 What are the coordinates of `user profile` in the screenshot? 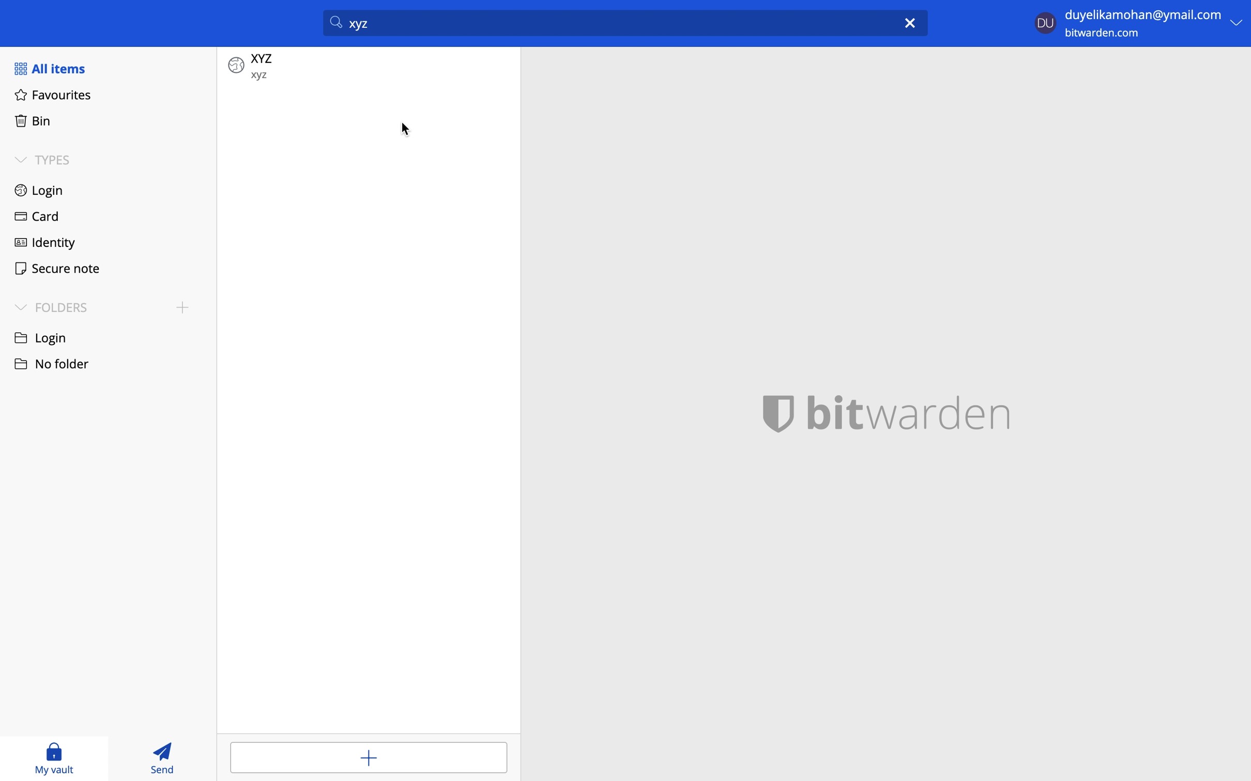 It's located at (1044, 21).